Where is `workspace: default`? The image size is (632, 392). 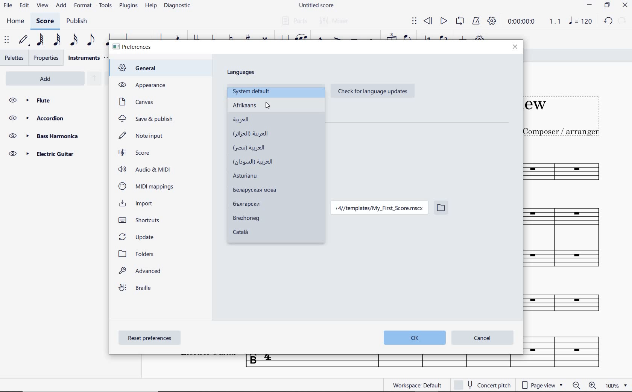 workspace: default is located at coordinates (418, 385).